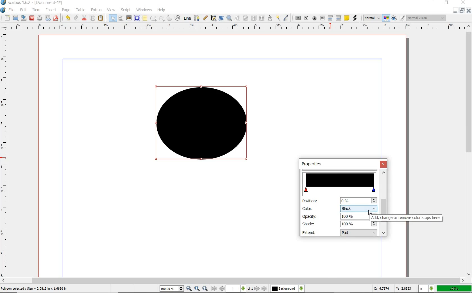  What do you see at coordinates (3, 10) in the screenshot?
I see `SYSTEM LOGO` at bounding box center [3, 10].